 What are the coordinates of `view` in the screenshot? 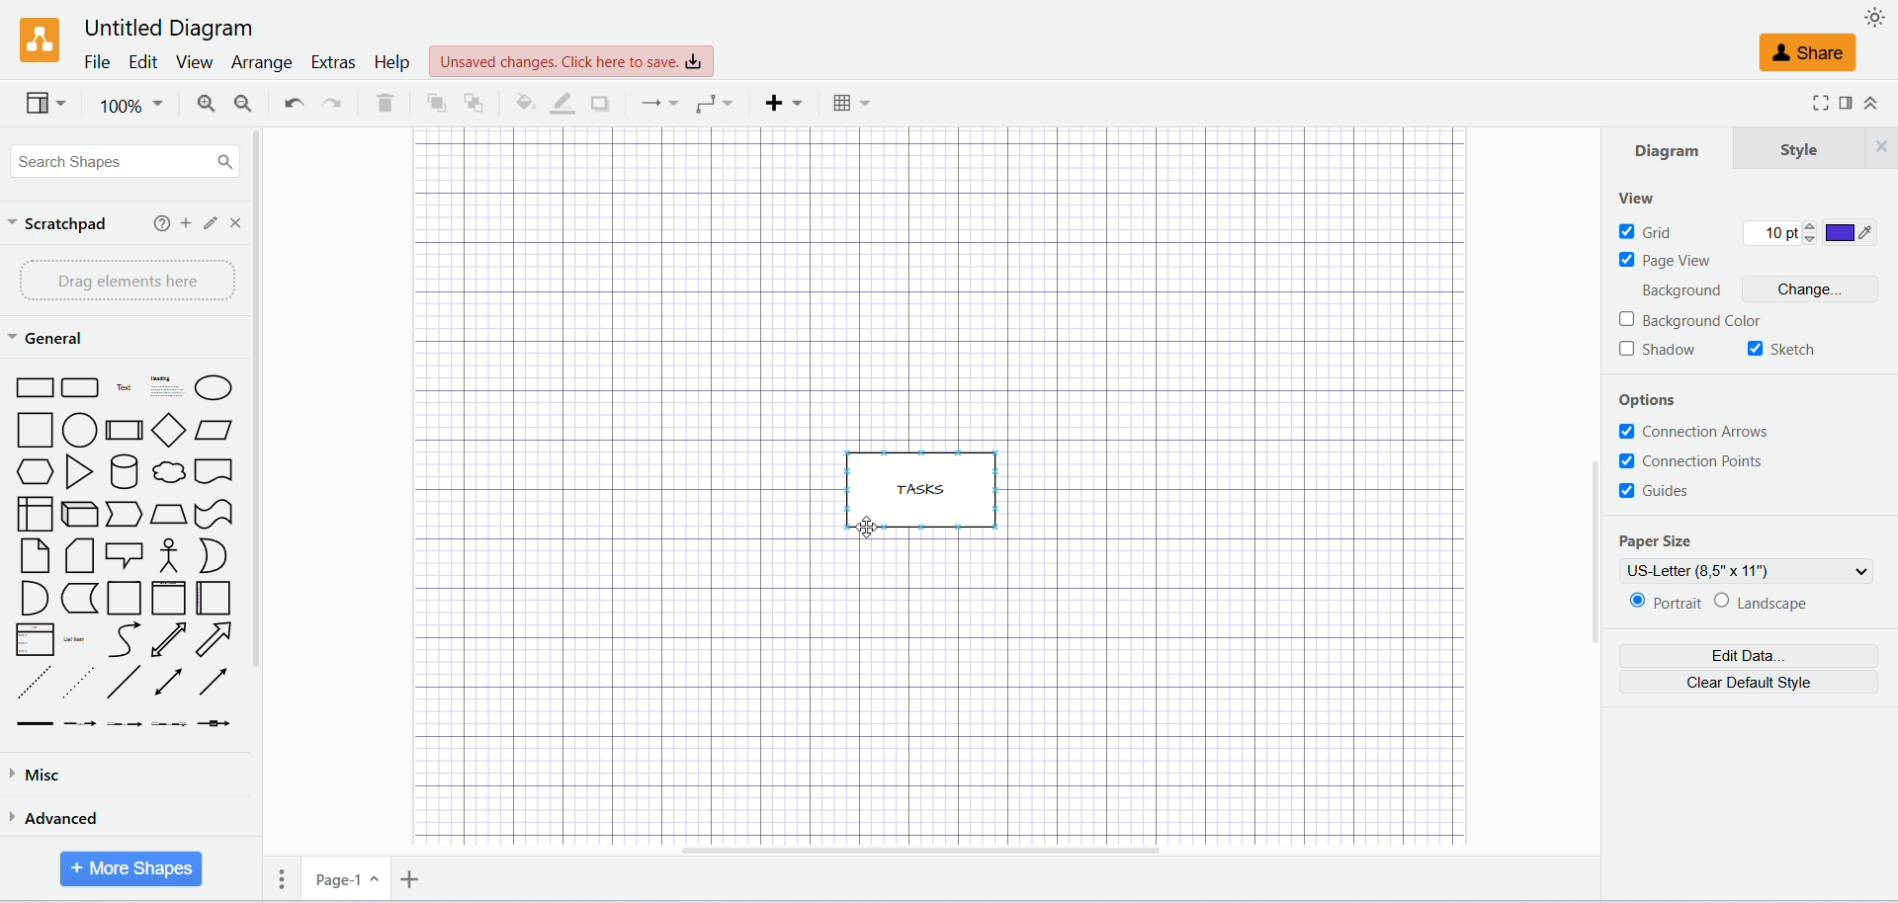 It's located at (191, 62).